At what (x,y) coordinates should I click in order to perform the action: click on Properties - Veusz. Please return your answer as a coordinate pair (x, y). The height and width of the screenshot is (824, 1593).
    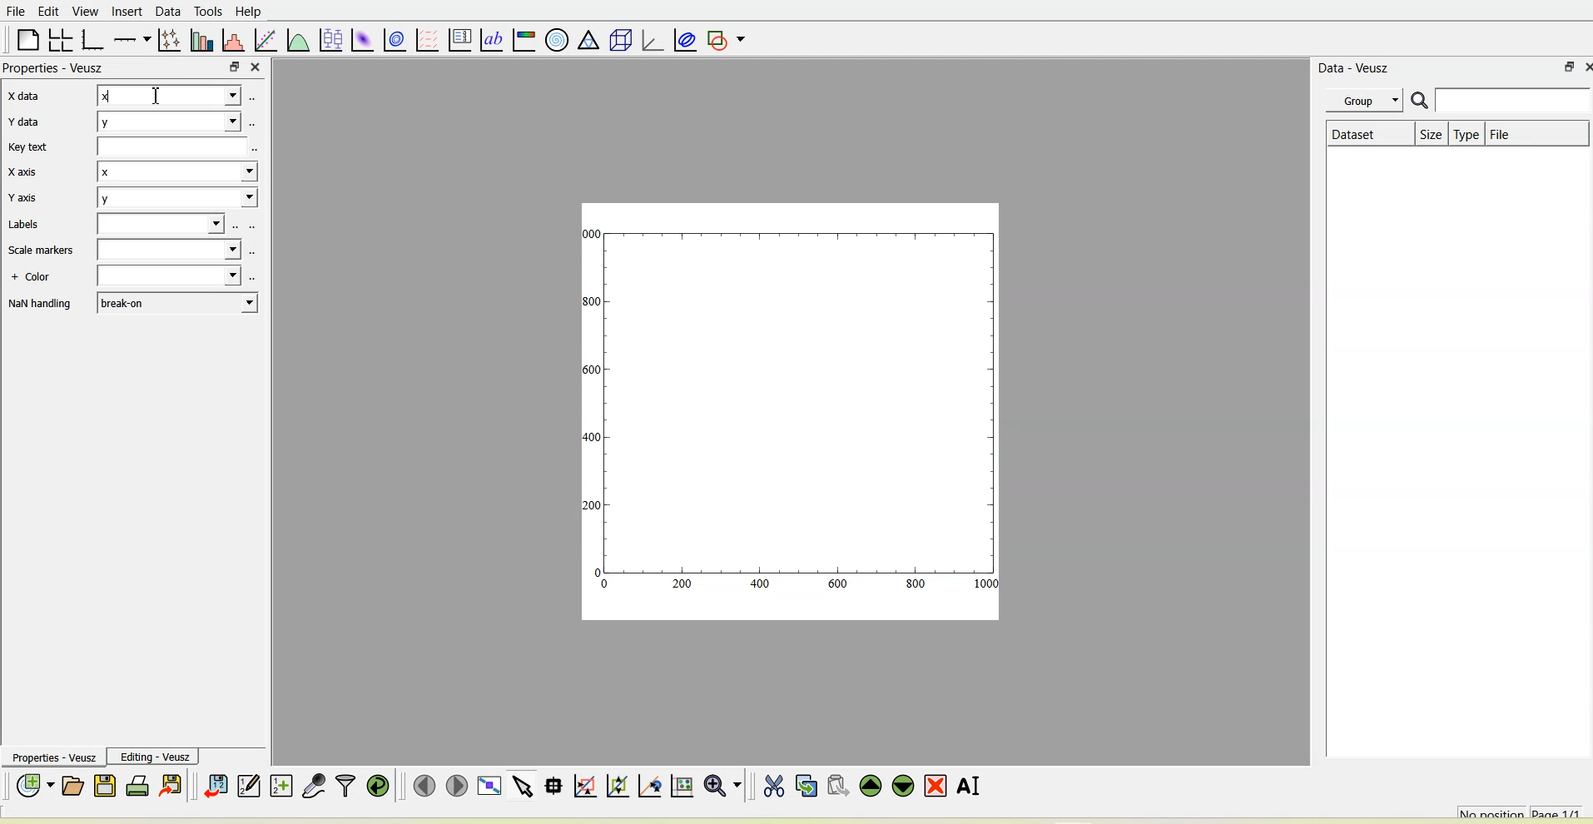
    Looking at the image, I should click on (56, 69).